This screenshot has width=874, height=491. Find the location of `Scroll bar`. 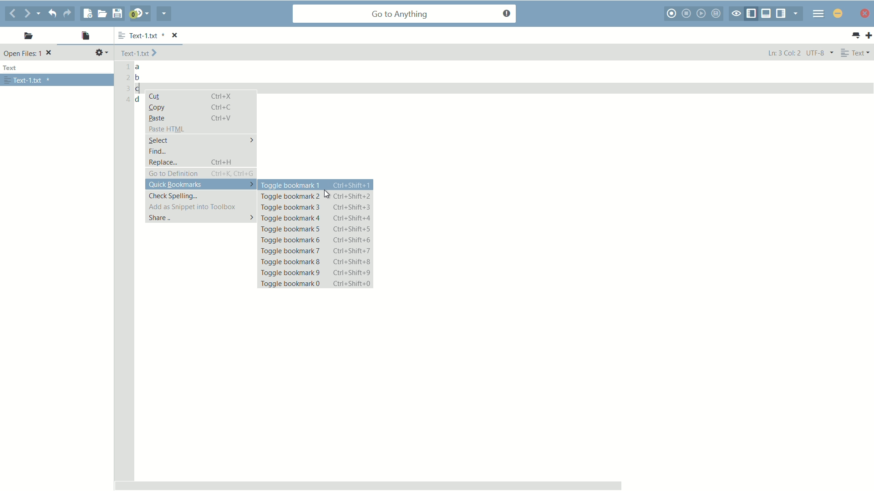

Scroll bar is located at coordinates (491, 483).